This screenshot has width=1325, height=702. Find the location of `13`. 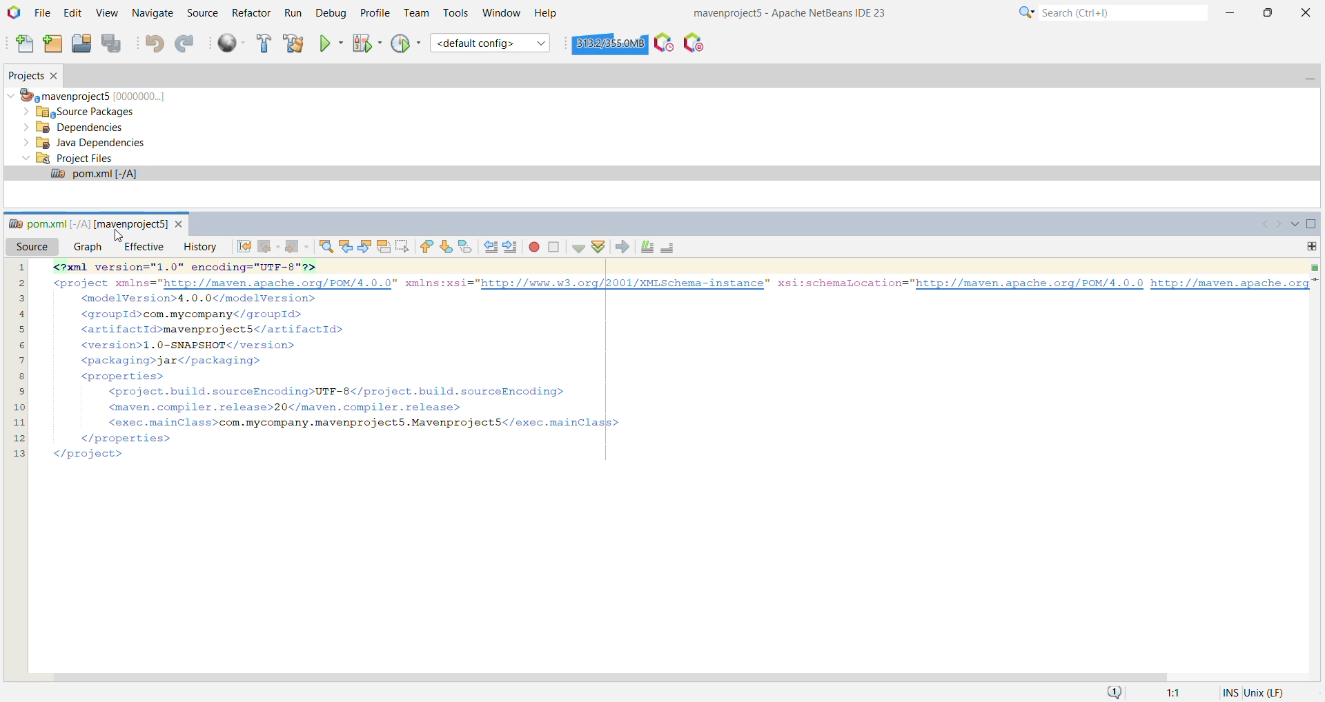

13 is located at coordinates (17, 453).